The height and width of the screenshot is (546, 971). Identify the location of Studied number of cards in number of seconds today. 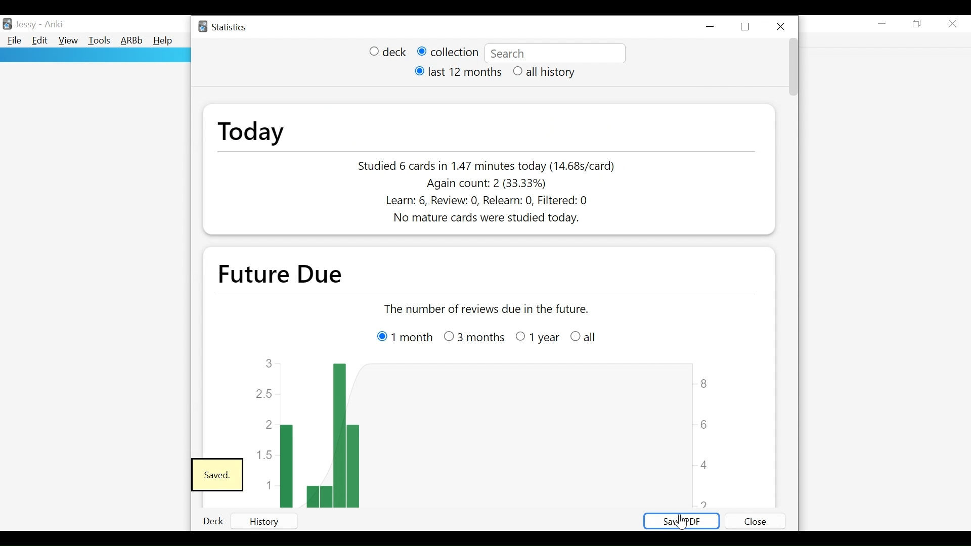
(487, 166).